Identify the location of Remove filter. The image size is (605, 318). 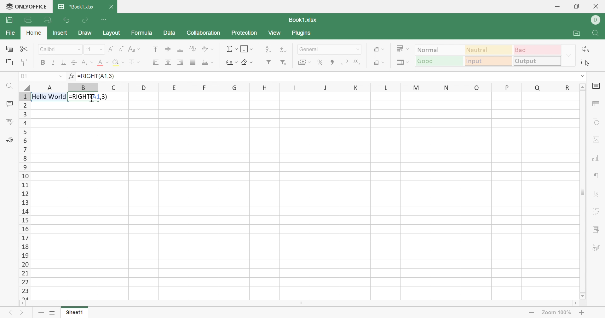
(283, 62).